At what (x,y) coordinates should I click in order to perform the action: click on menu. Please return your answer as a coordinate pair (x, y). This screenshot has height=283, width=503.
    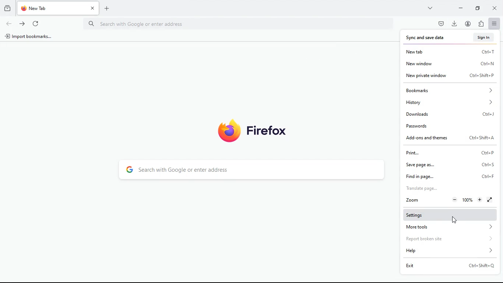
    Looking at the image, I should click on (495, 24).